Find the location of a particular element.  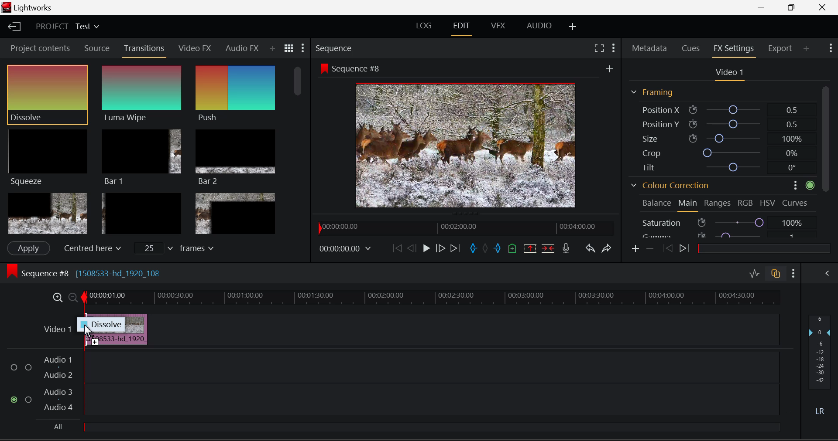

Squeeze is located at coordinates (48, 157).